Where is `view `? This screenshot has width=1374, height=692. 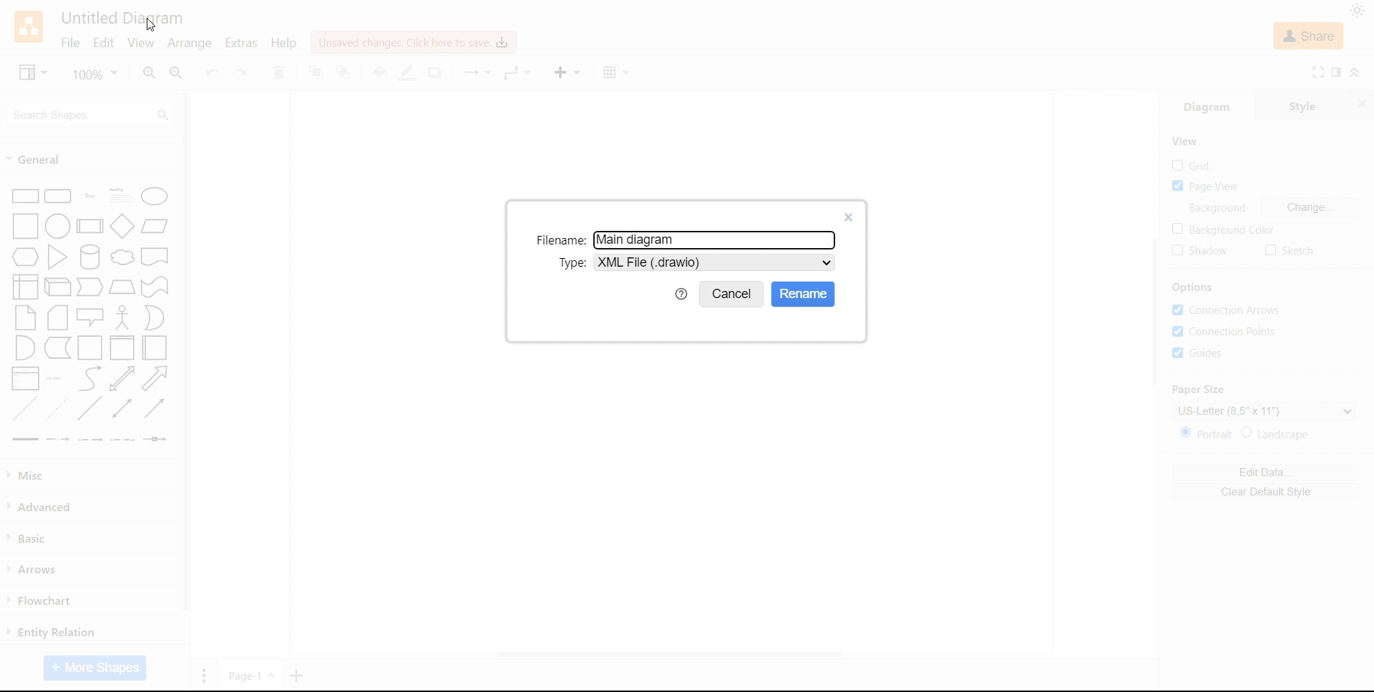
view  is located at coordinates (1185, 142).